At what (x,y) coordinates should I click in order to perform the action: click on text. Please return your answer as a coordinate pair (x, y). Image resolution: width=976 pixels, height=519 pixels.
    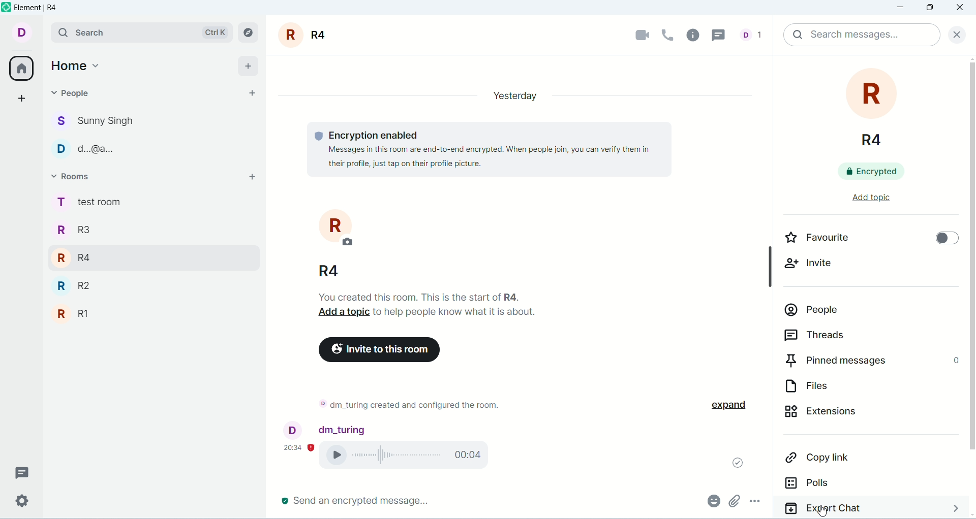
    Looking at the image, I should click on (432, 304).